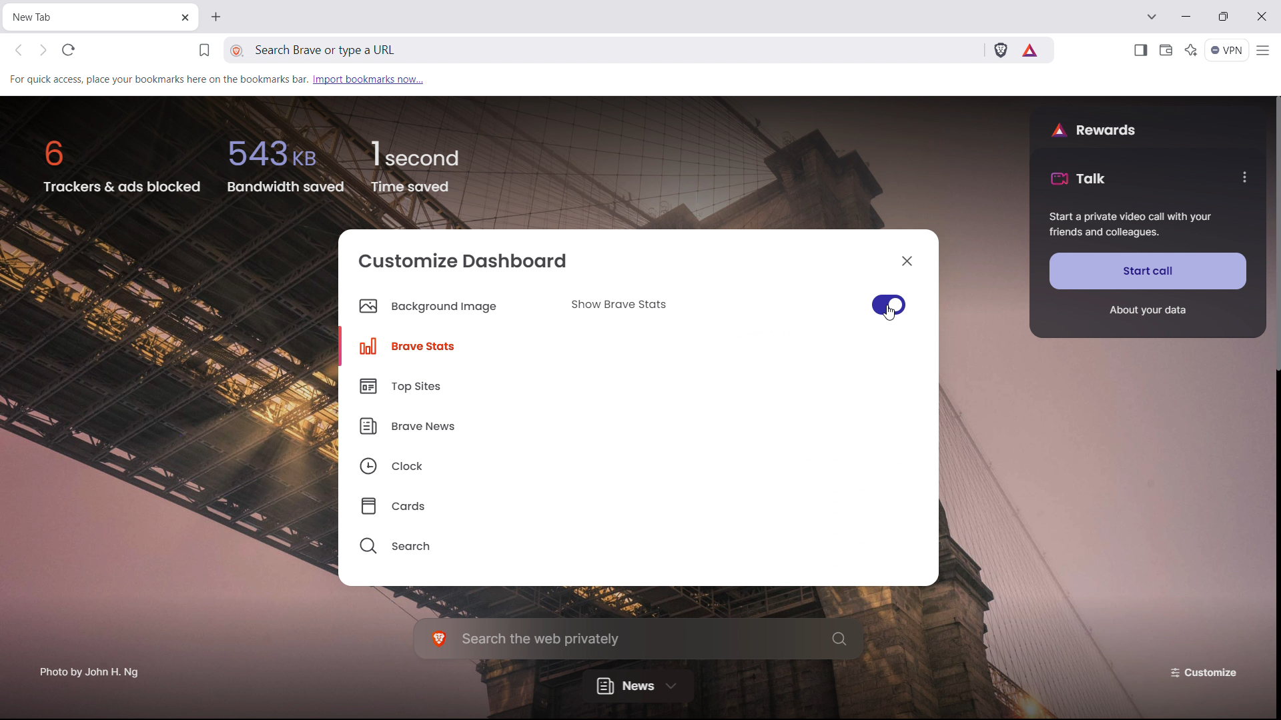 Image resolution: width=1281 pixels, height=720 pixels. Describe the element at coordinates (1094, 129) in the screenshot. I see `rewards` at that location.